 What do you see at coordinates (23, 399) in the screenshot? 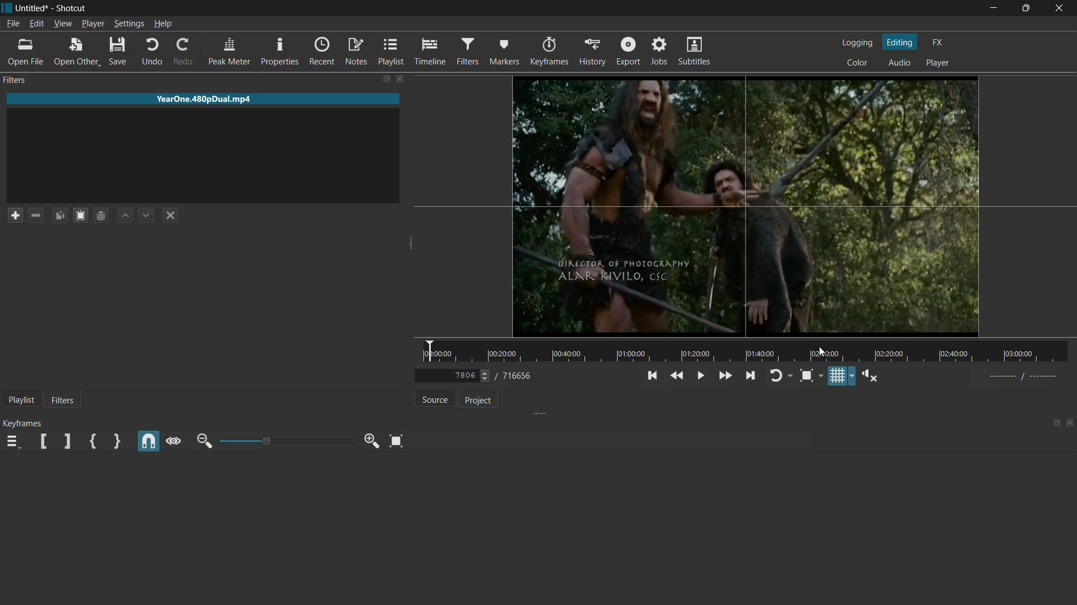
I see `playlist` at bounding box center [23, 399].